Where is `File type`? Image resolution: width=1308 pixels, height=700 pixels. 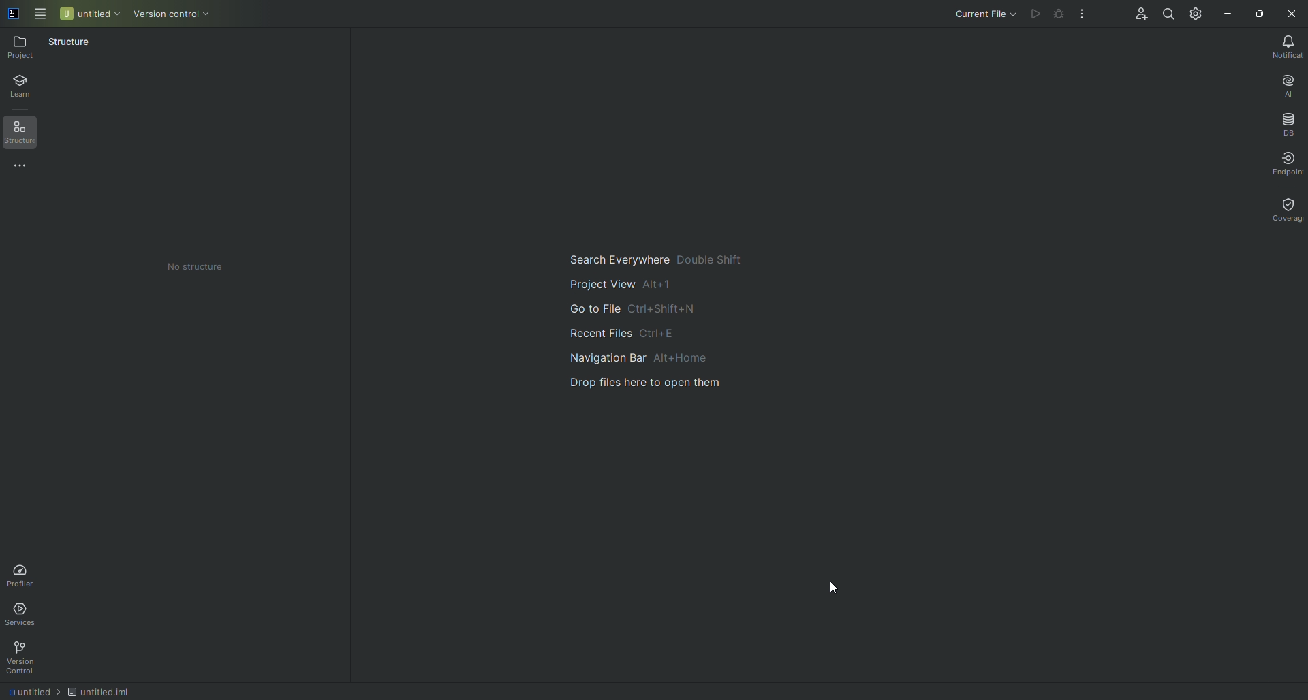 File type is located at coordinates (113, 690).